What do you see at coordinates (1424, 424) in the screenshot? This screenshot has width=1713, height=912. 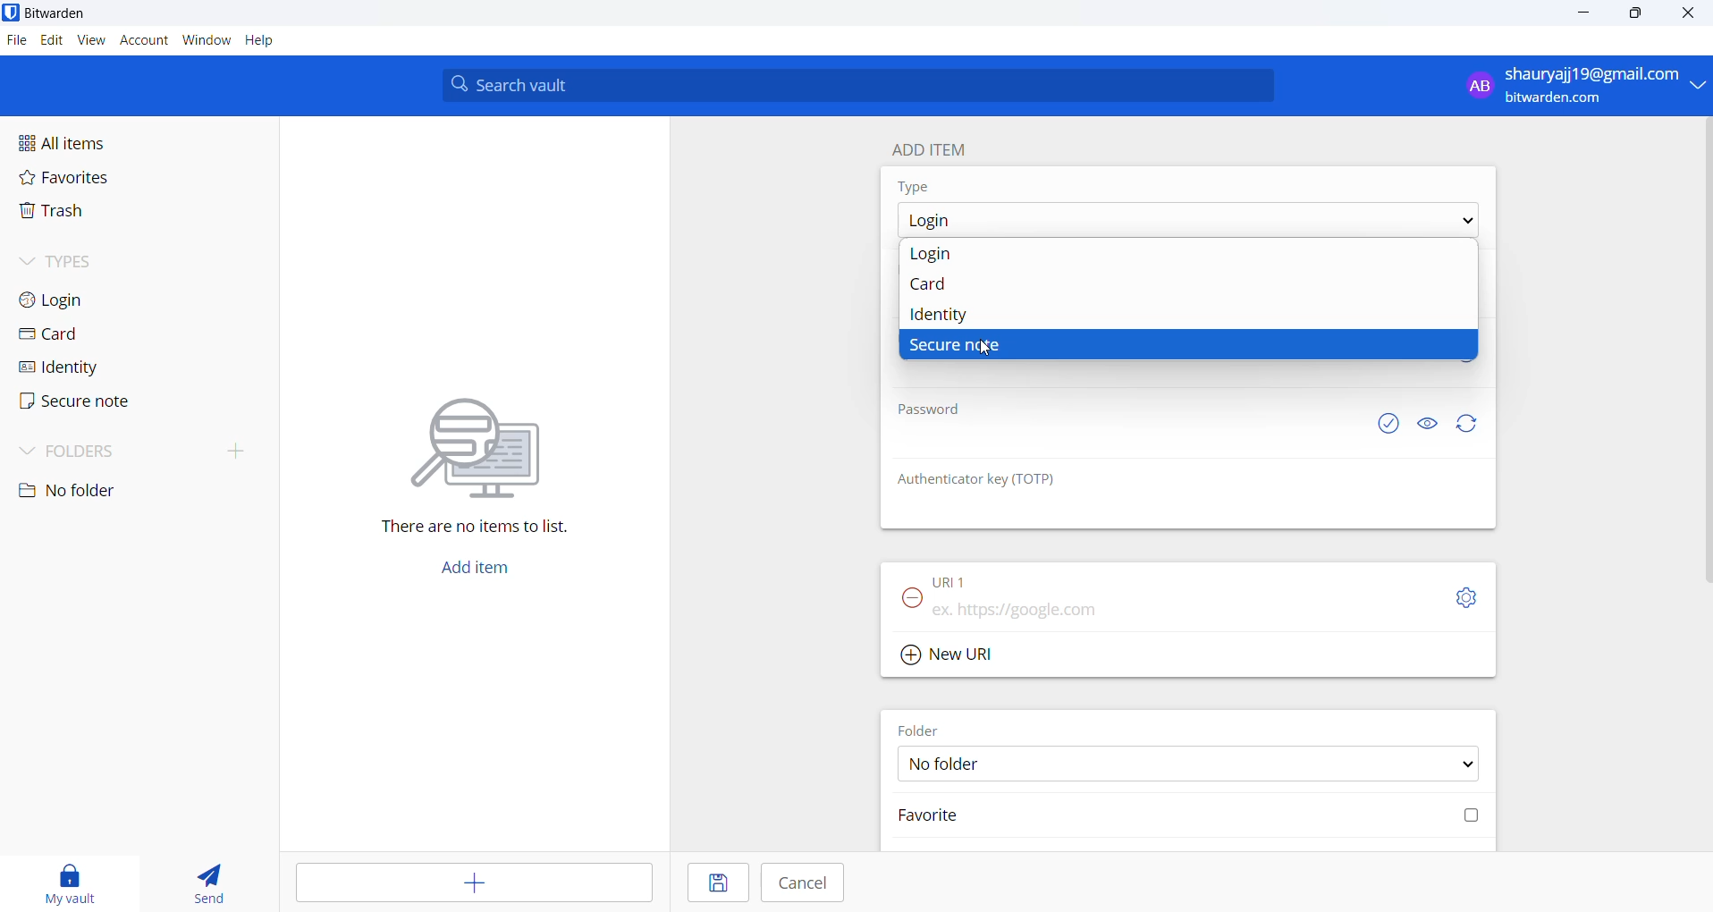 I see `hide` at bounding box center [1424, 424].